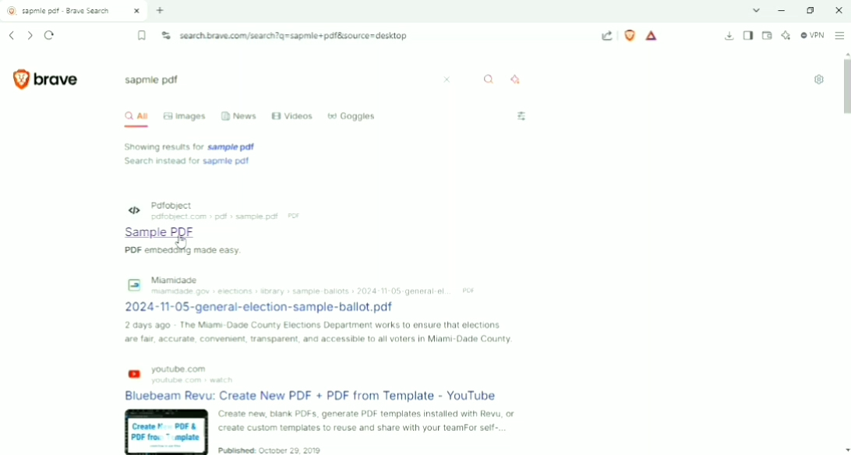 Image resolution: width=851 pixels, height=455 pixels. Describe the element at coordinates (278, 450) in the screenshot. I see `| Published October 29, 2019` at that location.